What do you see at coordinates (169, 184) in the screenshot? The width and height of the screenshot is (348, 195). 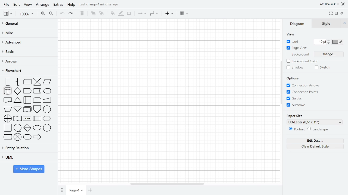 I see `horizontal scrollbar` at bounding box center [169, 184].